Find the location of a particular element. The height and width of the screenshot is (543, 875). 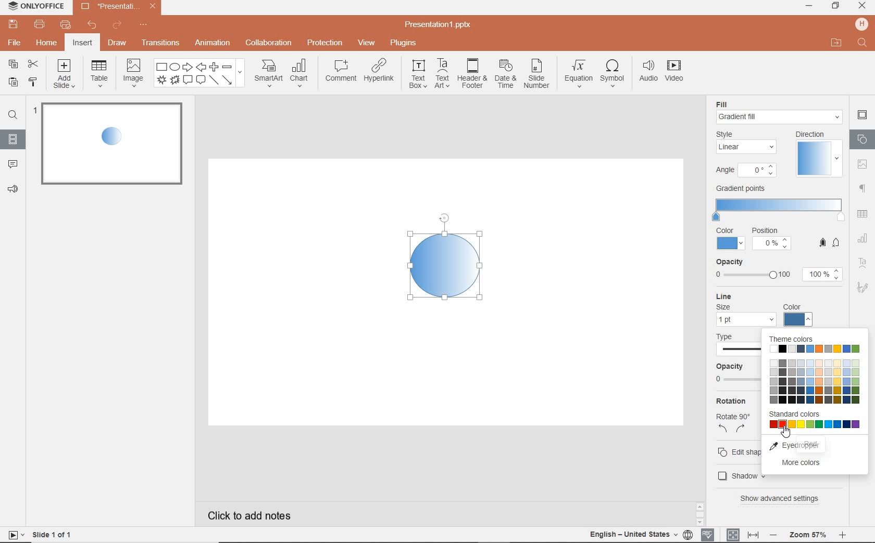

draw is located at coordinates (117, 45).